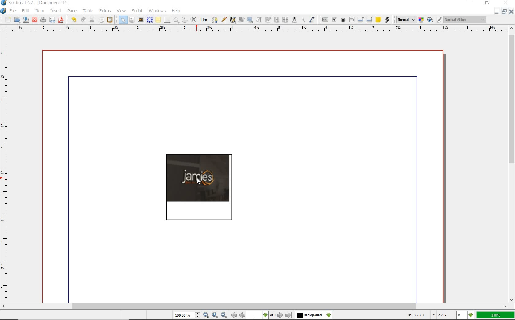  Describe the element at coordinates (55, 10) in the screenshot. I see `insert` at that location.